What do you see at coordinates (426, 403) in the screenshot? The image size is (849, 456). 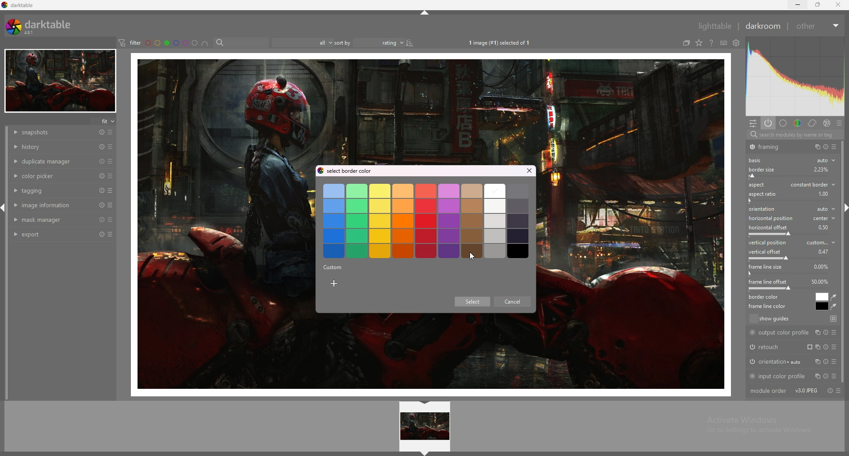 I see `hide` at bounding box center [426, 403].